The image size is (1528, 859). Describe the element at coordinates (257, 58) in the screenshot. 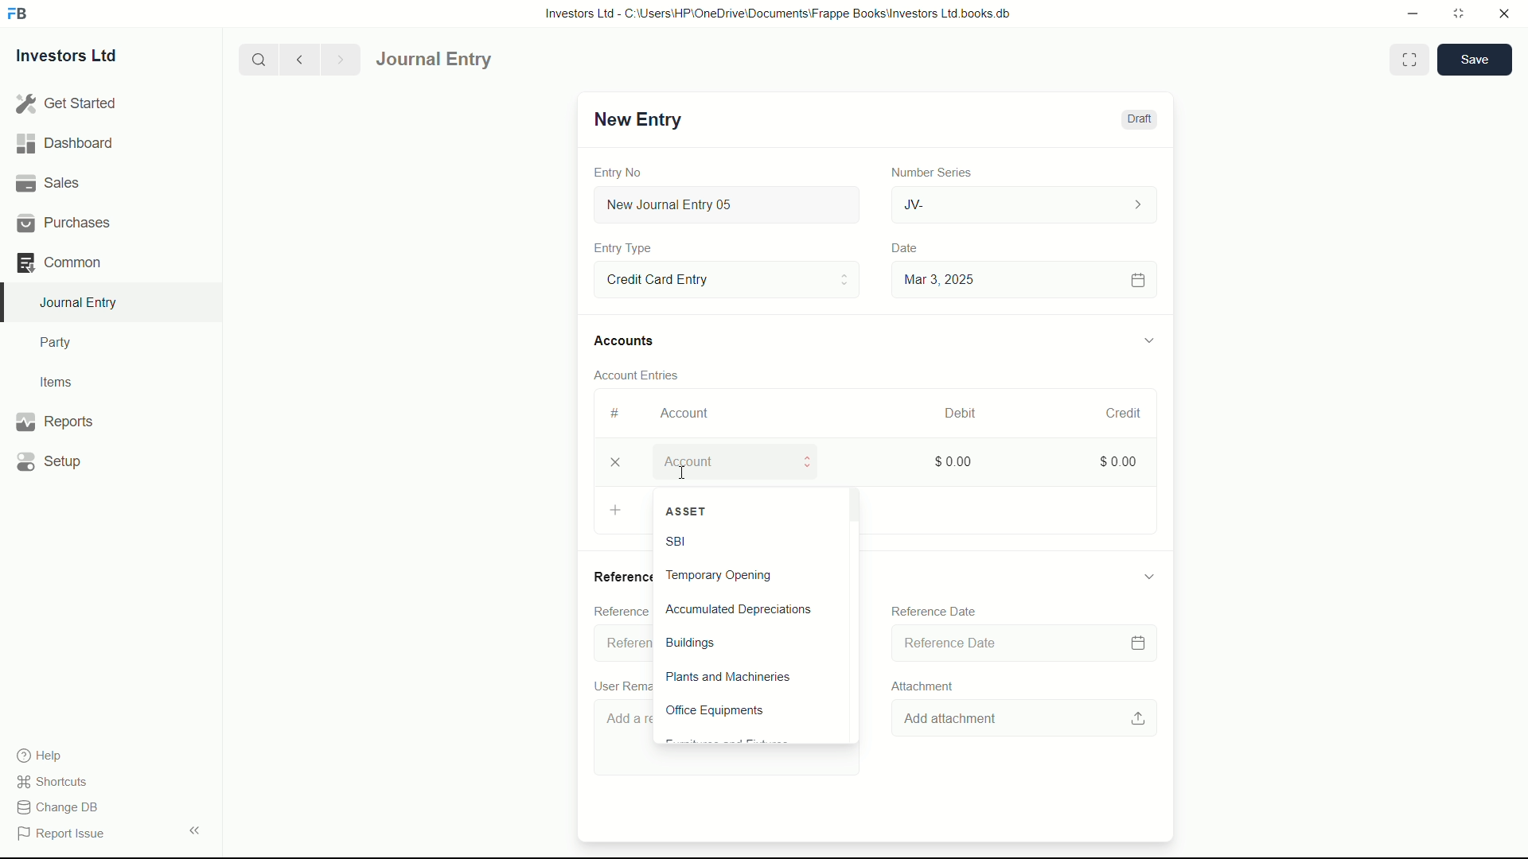

I see `search` at that location.